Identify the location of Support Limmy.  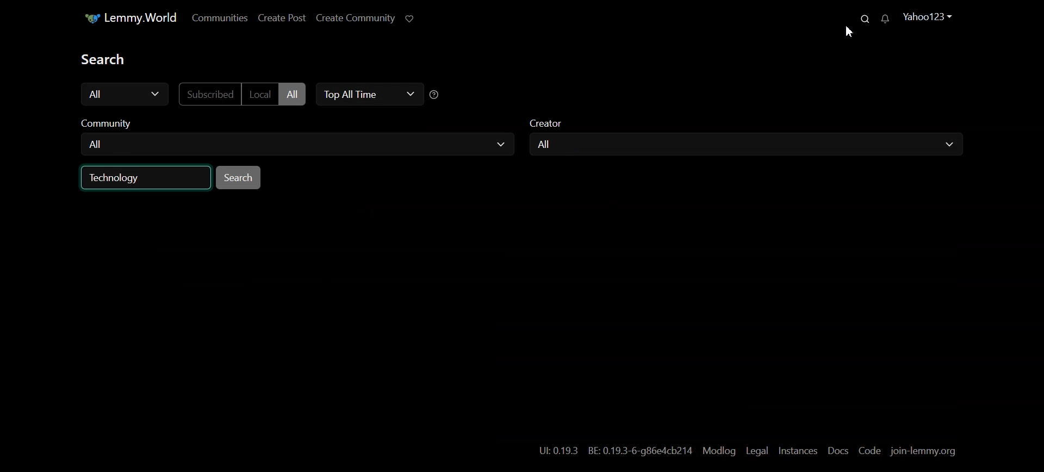
(409, 19).